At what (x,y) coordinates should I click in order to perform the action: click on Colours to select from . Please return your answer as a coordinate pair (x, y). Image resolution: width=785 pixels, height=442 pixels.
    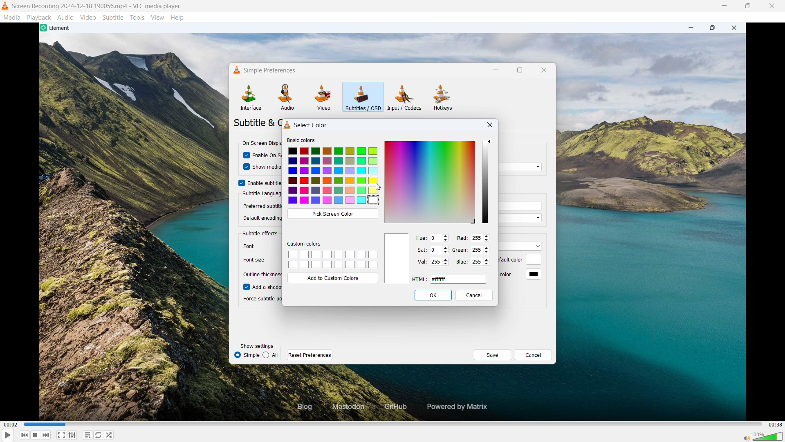
    Looking at the image, I should click on (334, 176).